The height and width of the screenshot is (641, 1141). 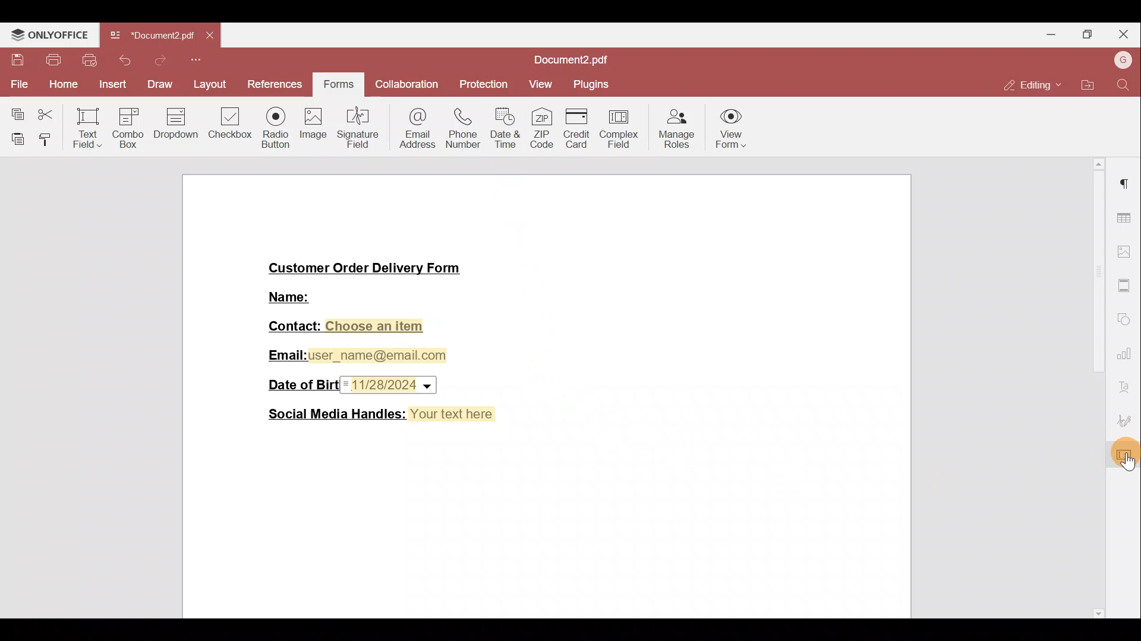 I want to click on Signature settings, so click(x=1127, y=421).